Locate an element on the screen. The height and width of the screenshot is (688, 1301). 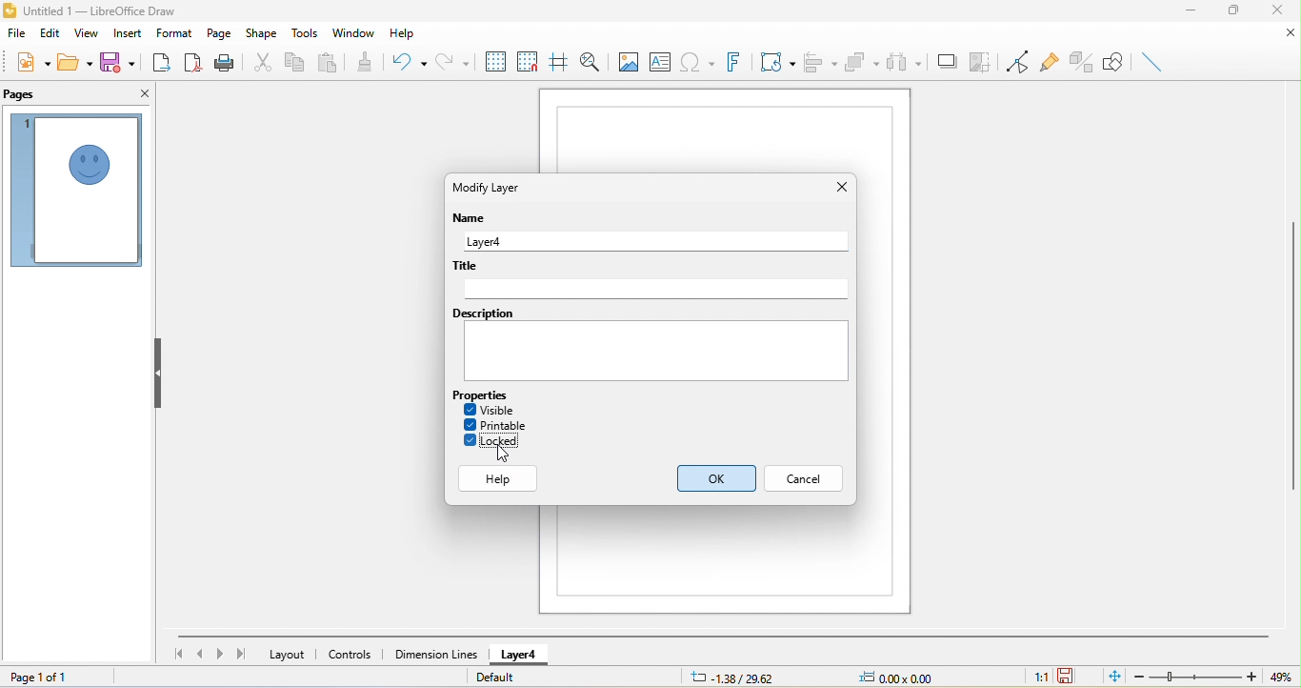
shadow is located at coordinates (946, 61).